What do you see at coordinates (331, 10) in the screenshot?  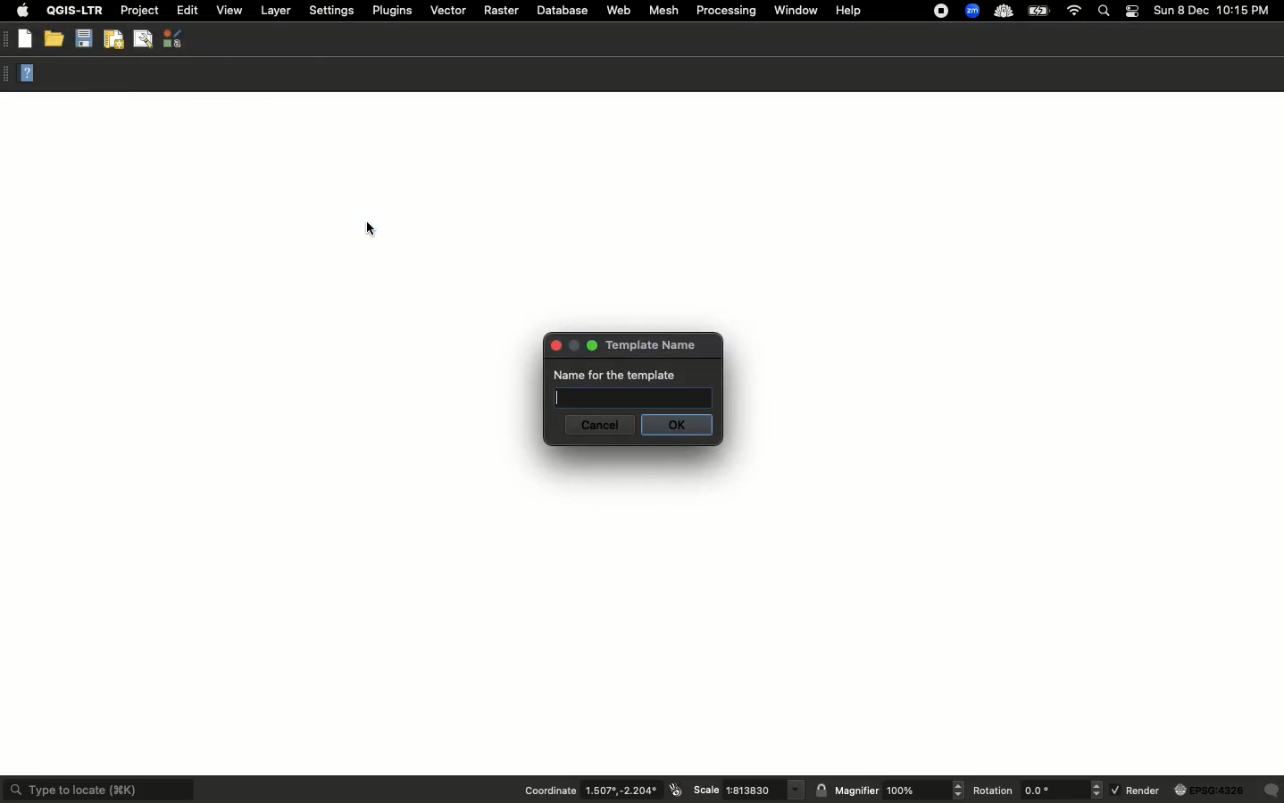 I see `Settings` at bounding box center [331, 10].